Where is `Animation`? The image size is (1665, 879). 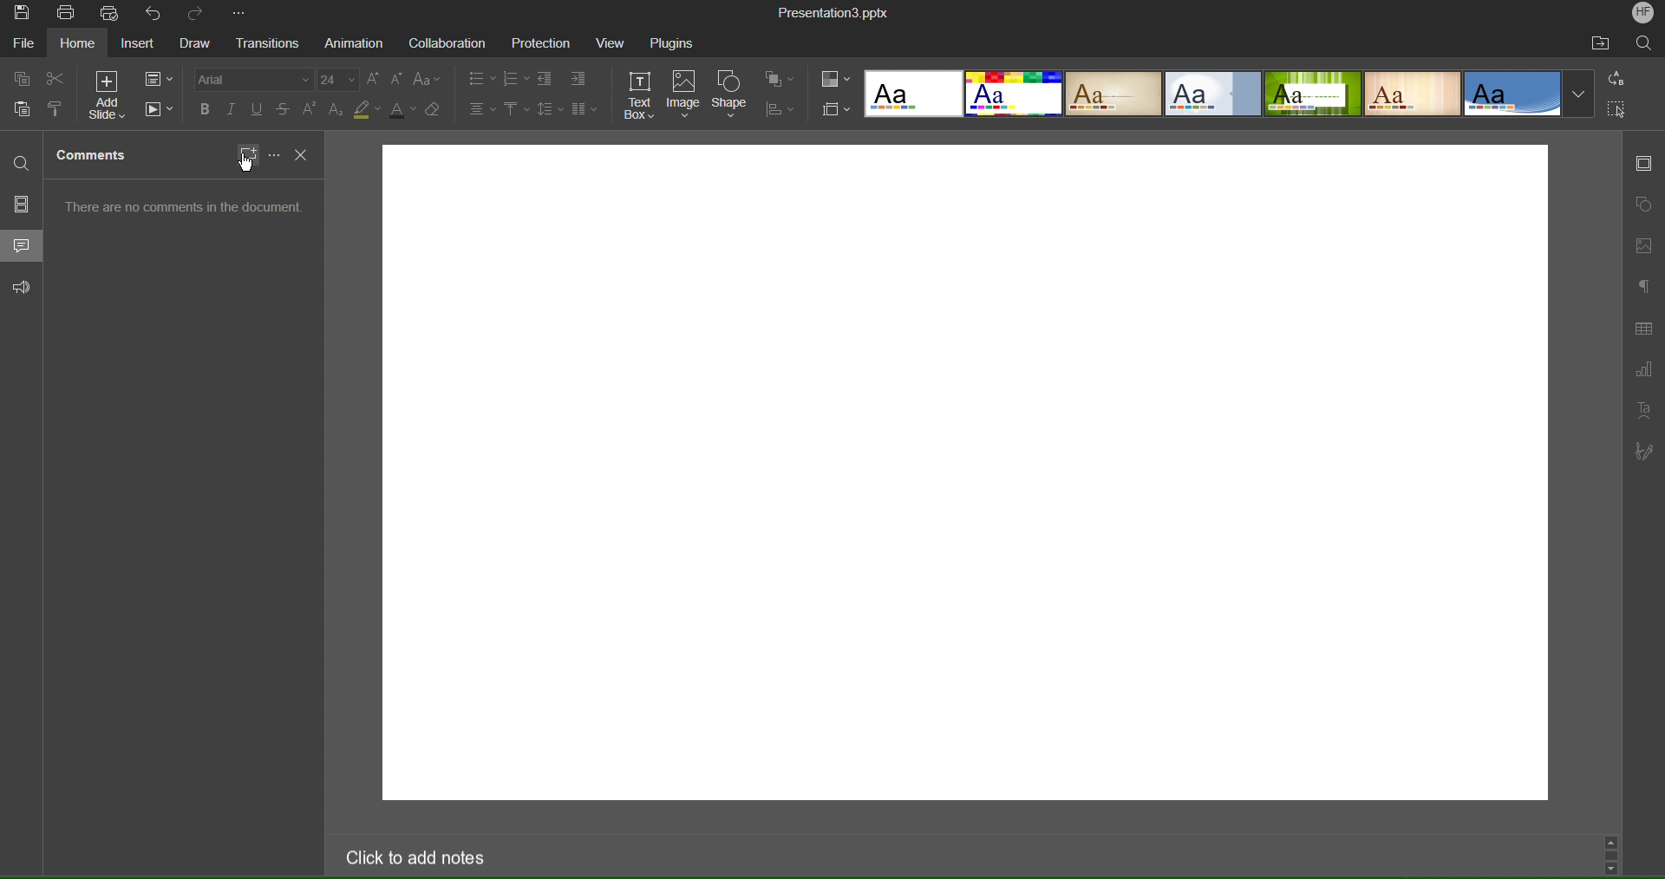
Animation is located at coordinates (356, 45).